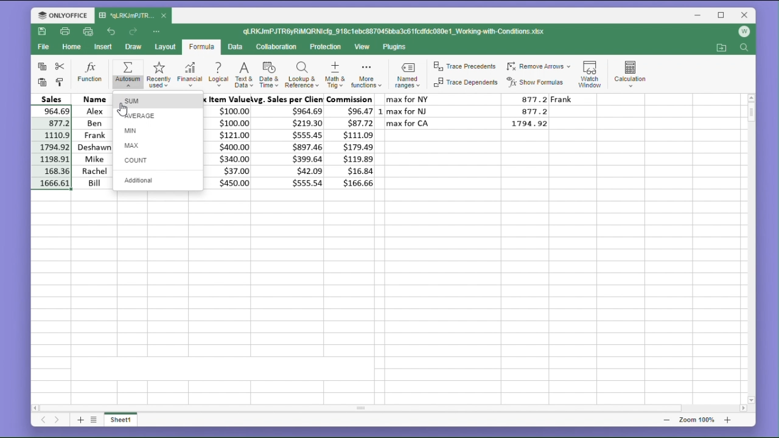 Image resolution: width=779 pixels, height=438 pixels. I want to click on max for NJ 877.2, so click(471, 111).